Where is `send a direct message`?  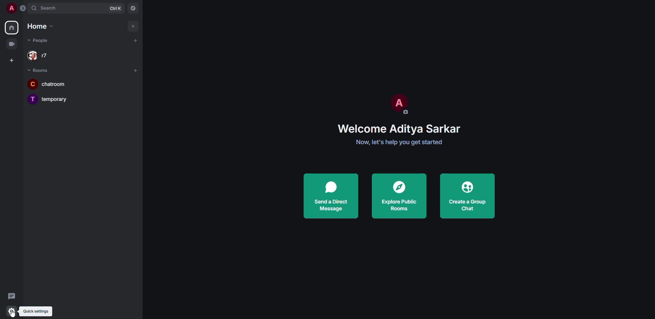
send a direct message is located at coordinates (332, 196).